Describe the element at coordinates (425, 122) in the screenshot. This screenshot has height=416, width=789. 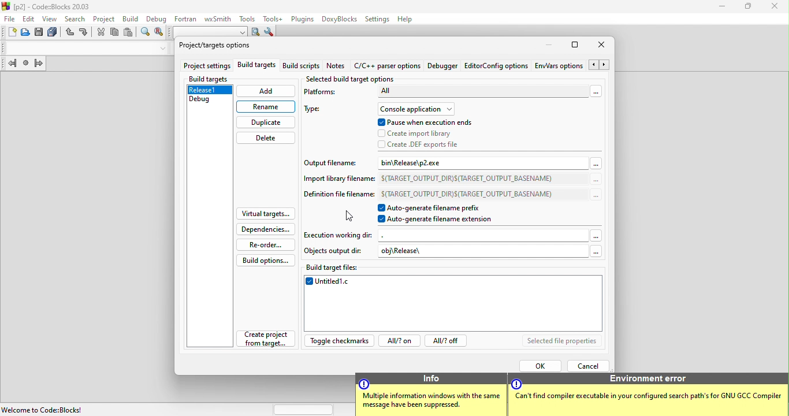
I see `pause when execution ends` at that location.